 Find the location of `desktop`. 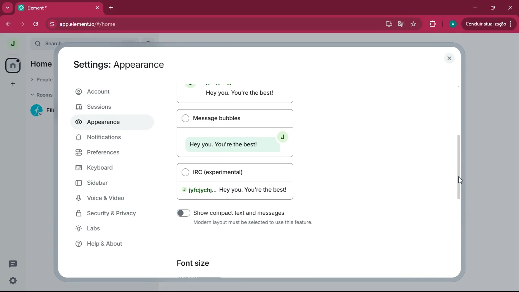

desktop is located at coordinates (388, 24).